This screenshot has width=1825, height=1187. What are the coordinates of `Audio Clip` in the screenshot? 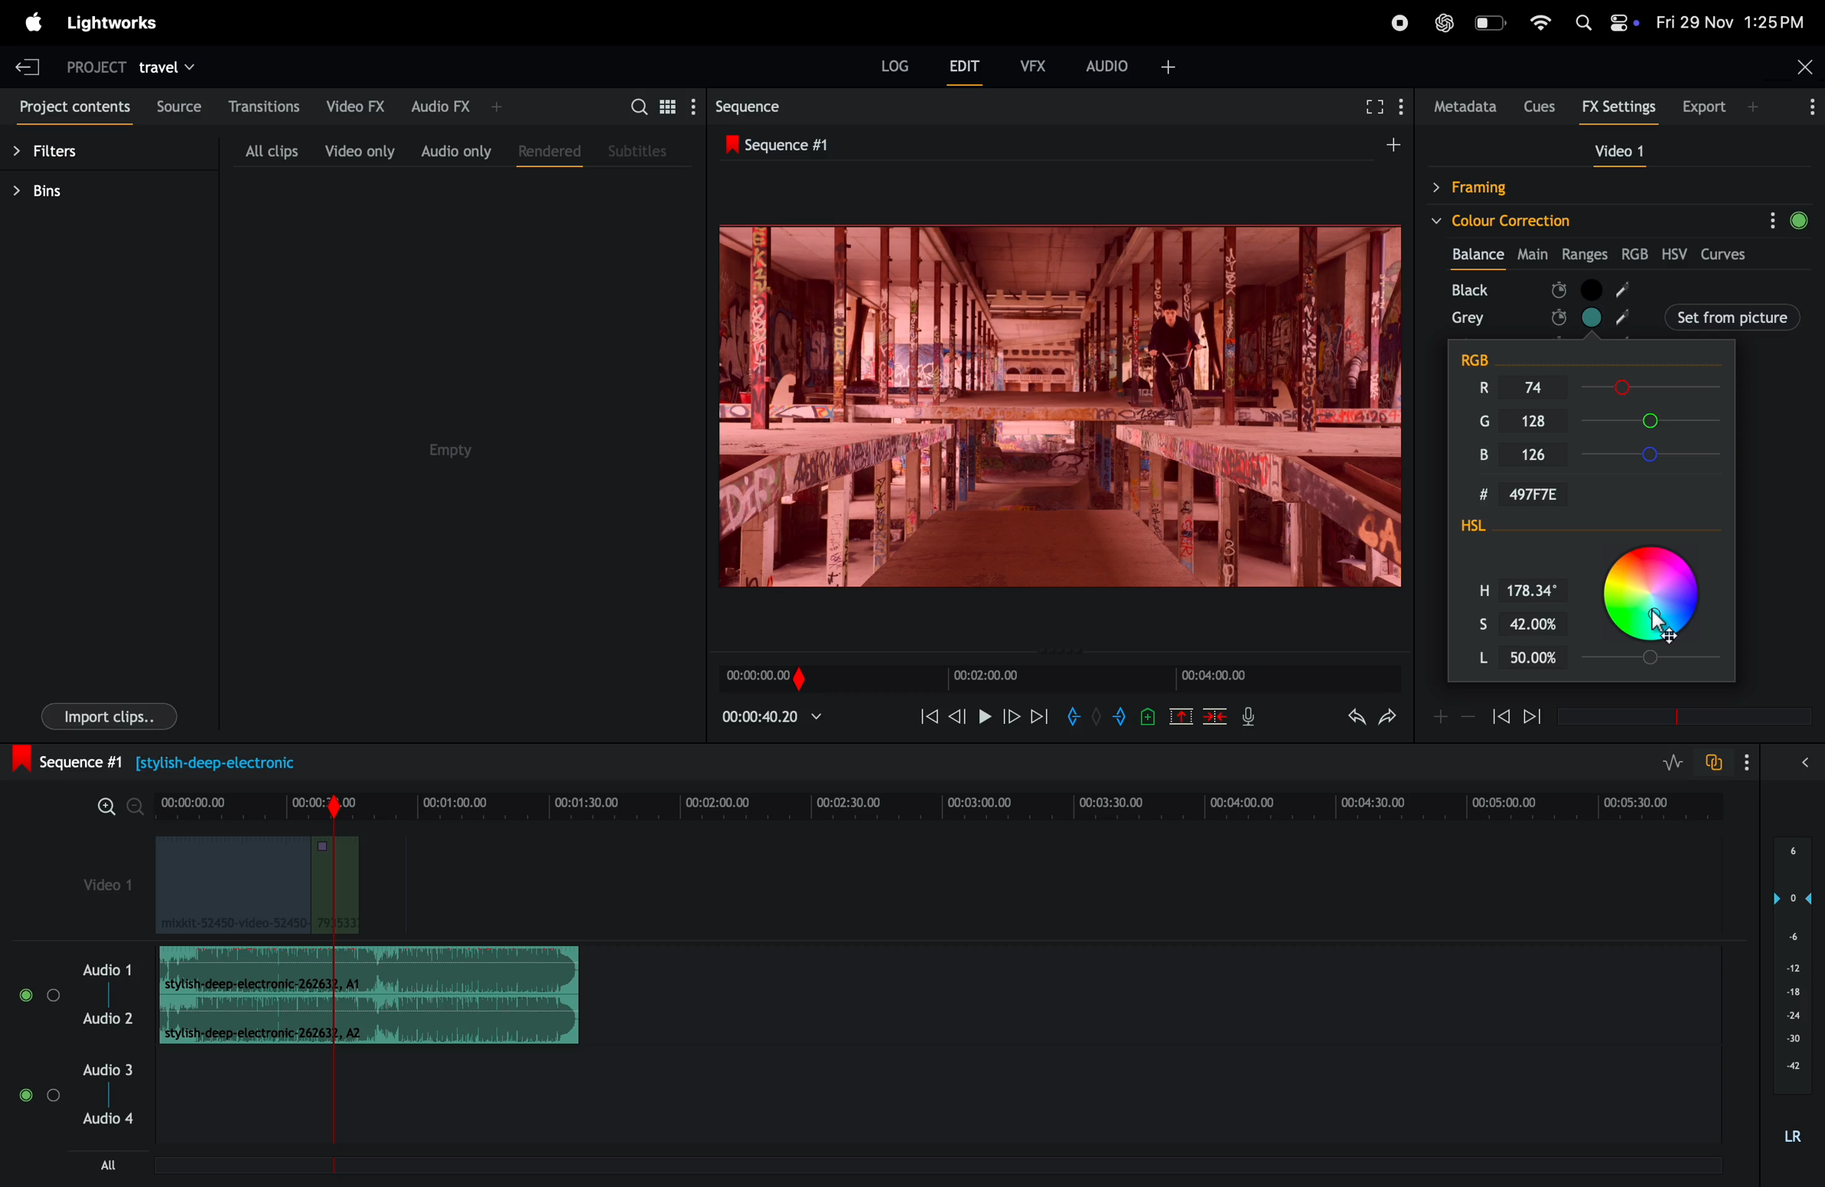 It's located at (369, 1018).